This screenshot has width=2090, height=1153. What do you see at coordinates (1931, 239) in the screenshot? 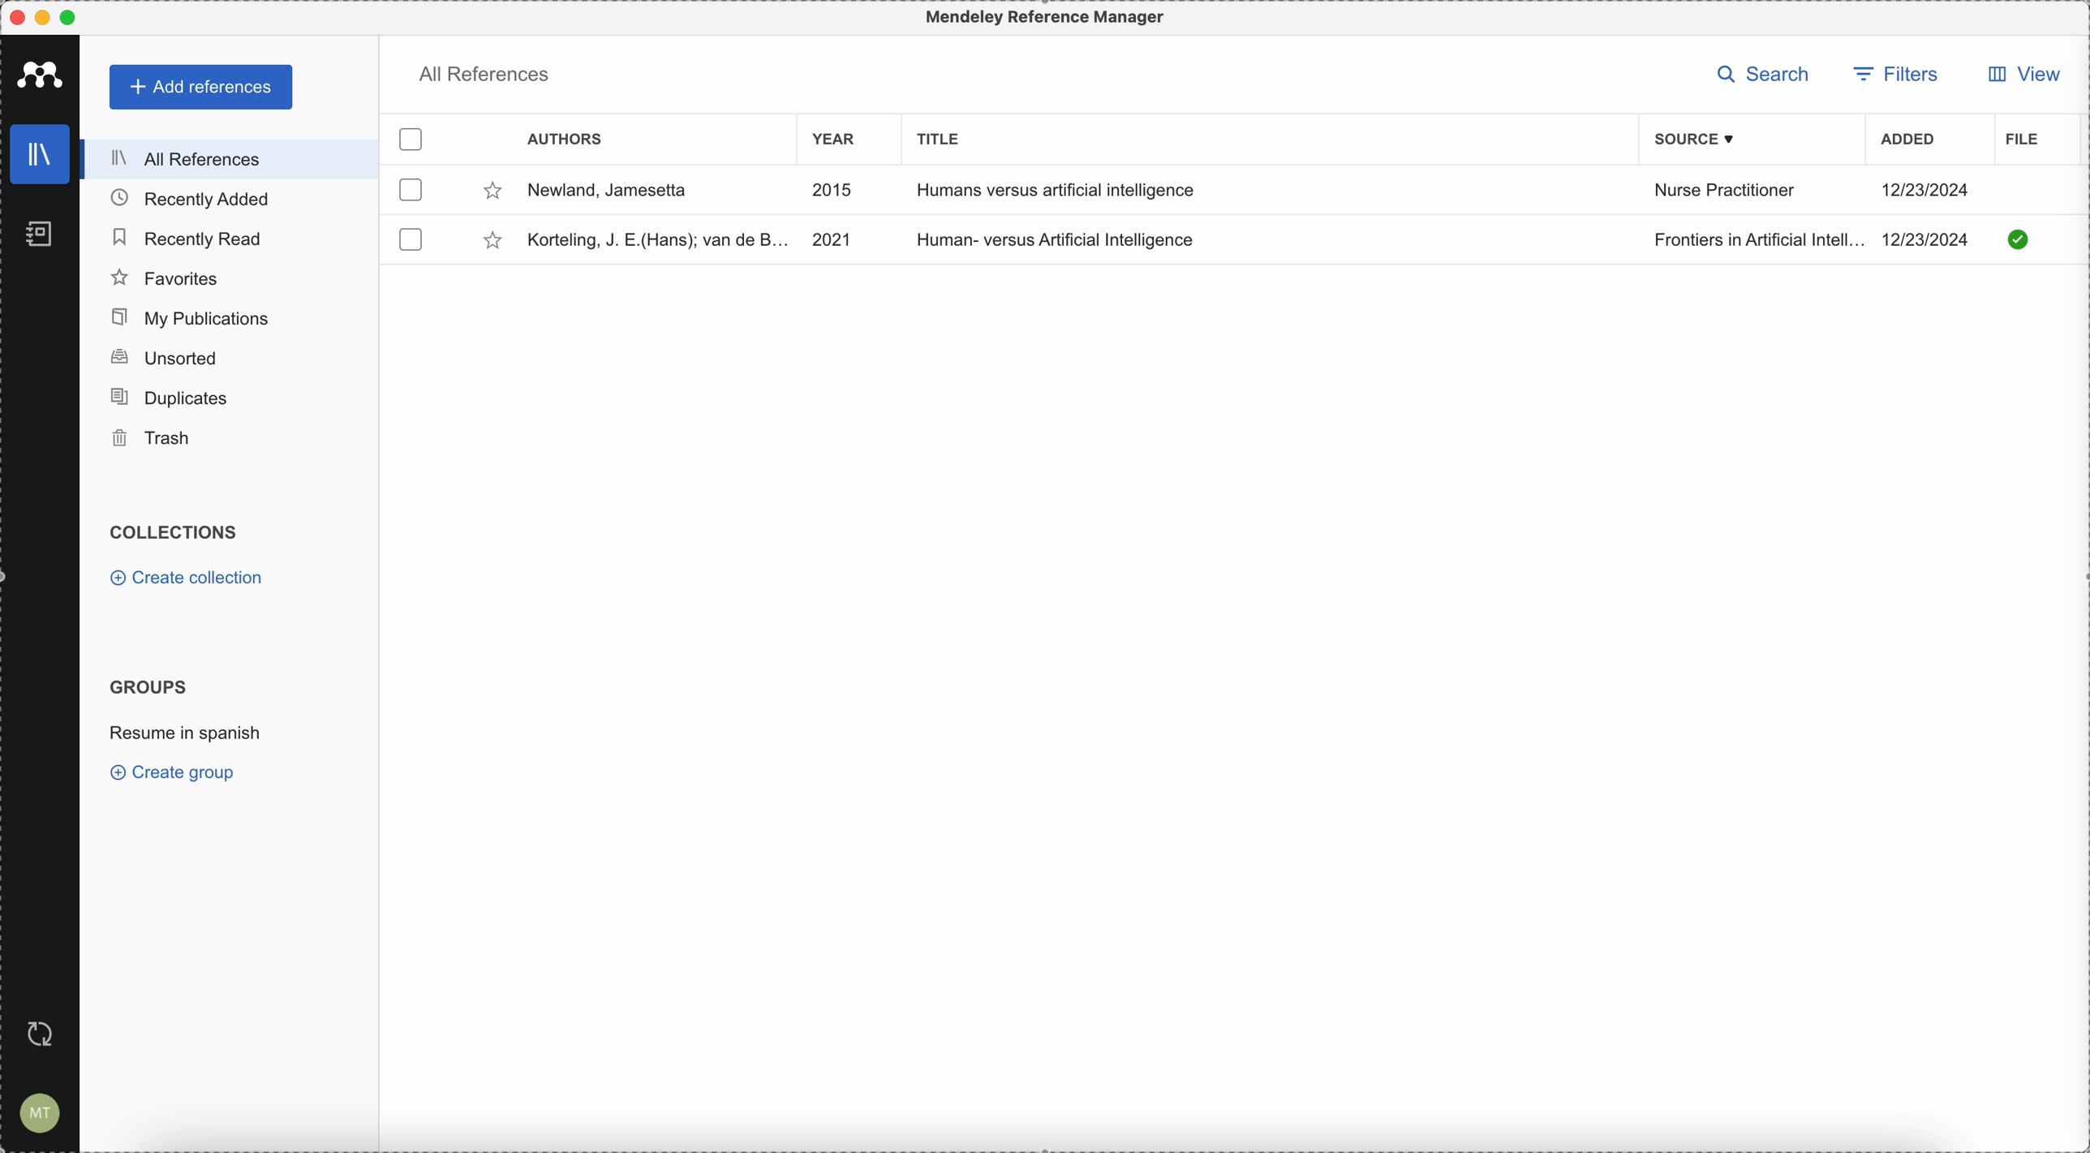
I see `12/23/2024` at bounding box center [1931, 239].